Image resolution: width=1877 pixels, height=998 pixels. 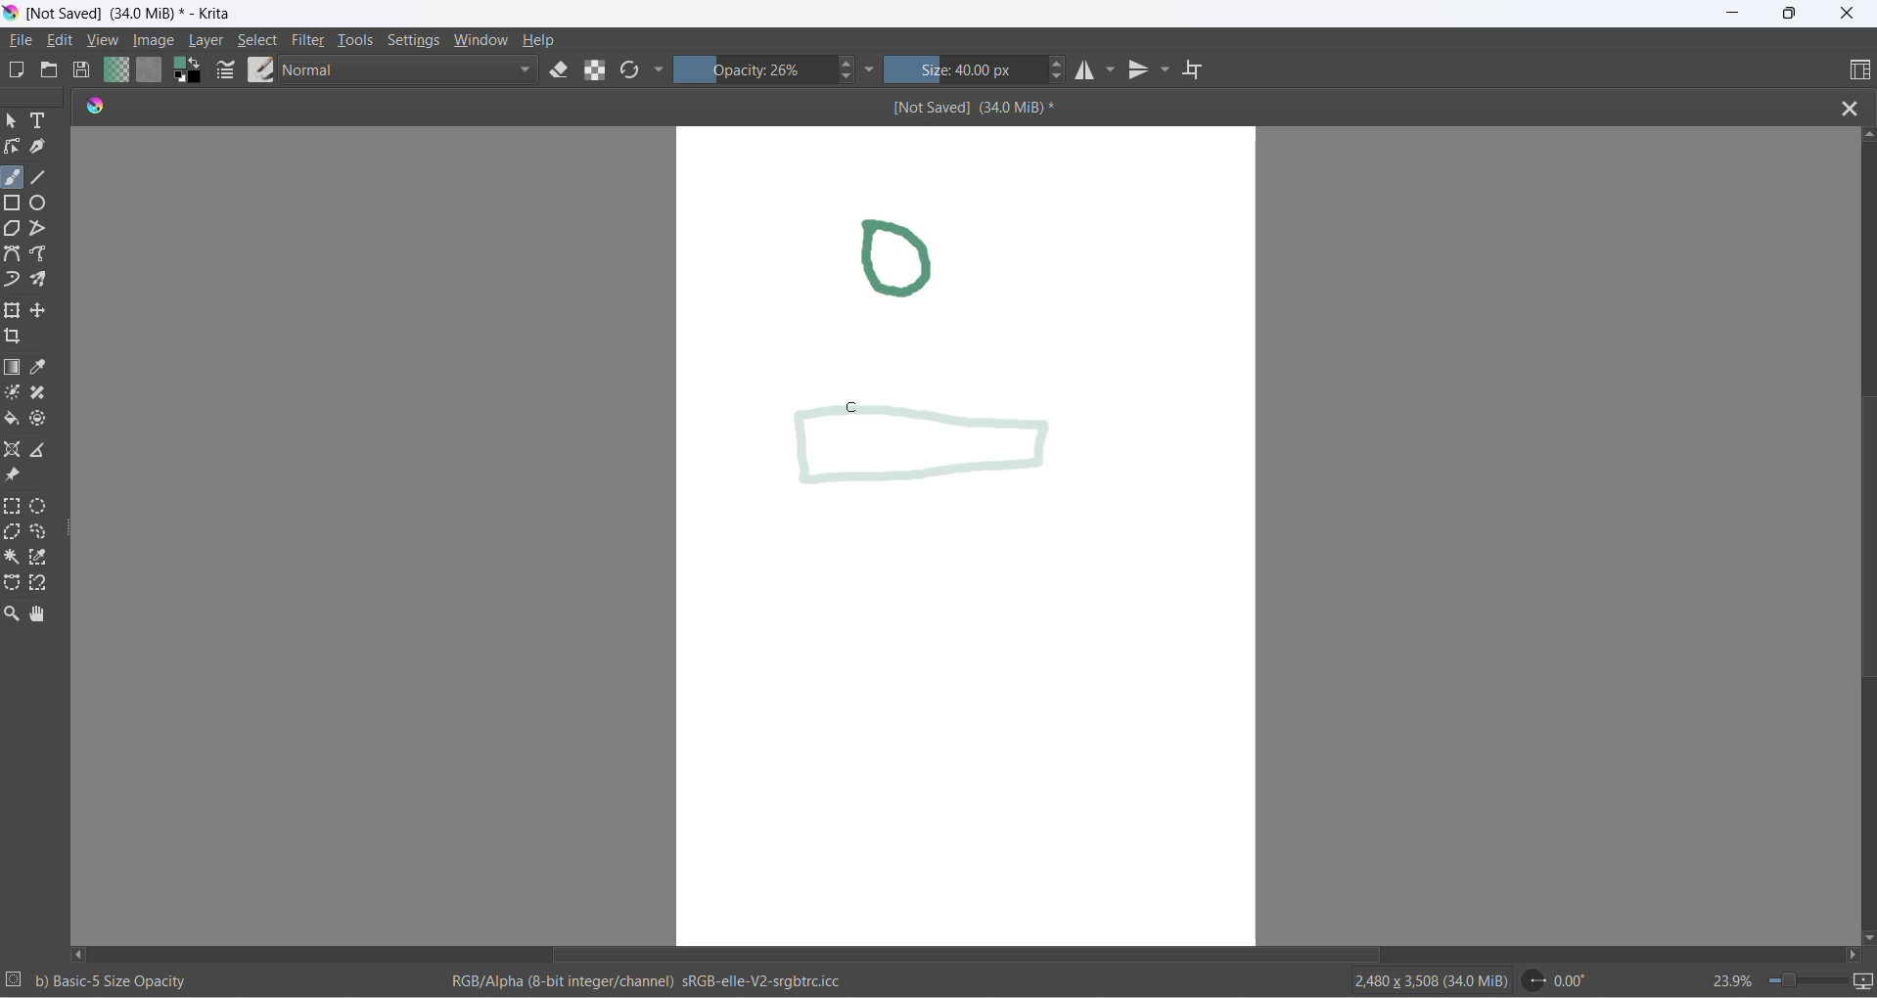 What do you see at coordinates (56, 71) in the screenshot?
I see `open document` at bounding box center [56, 71].